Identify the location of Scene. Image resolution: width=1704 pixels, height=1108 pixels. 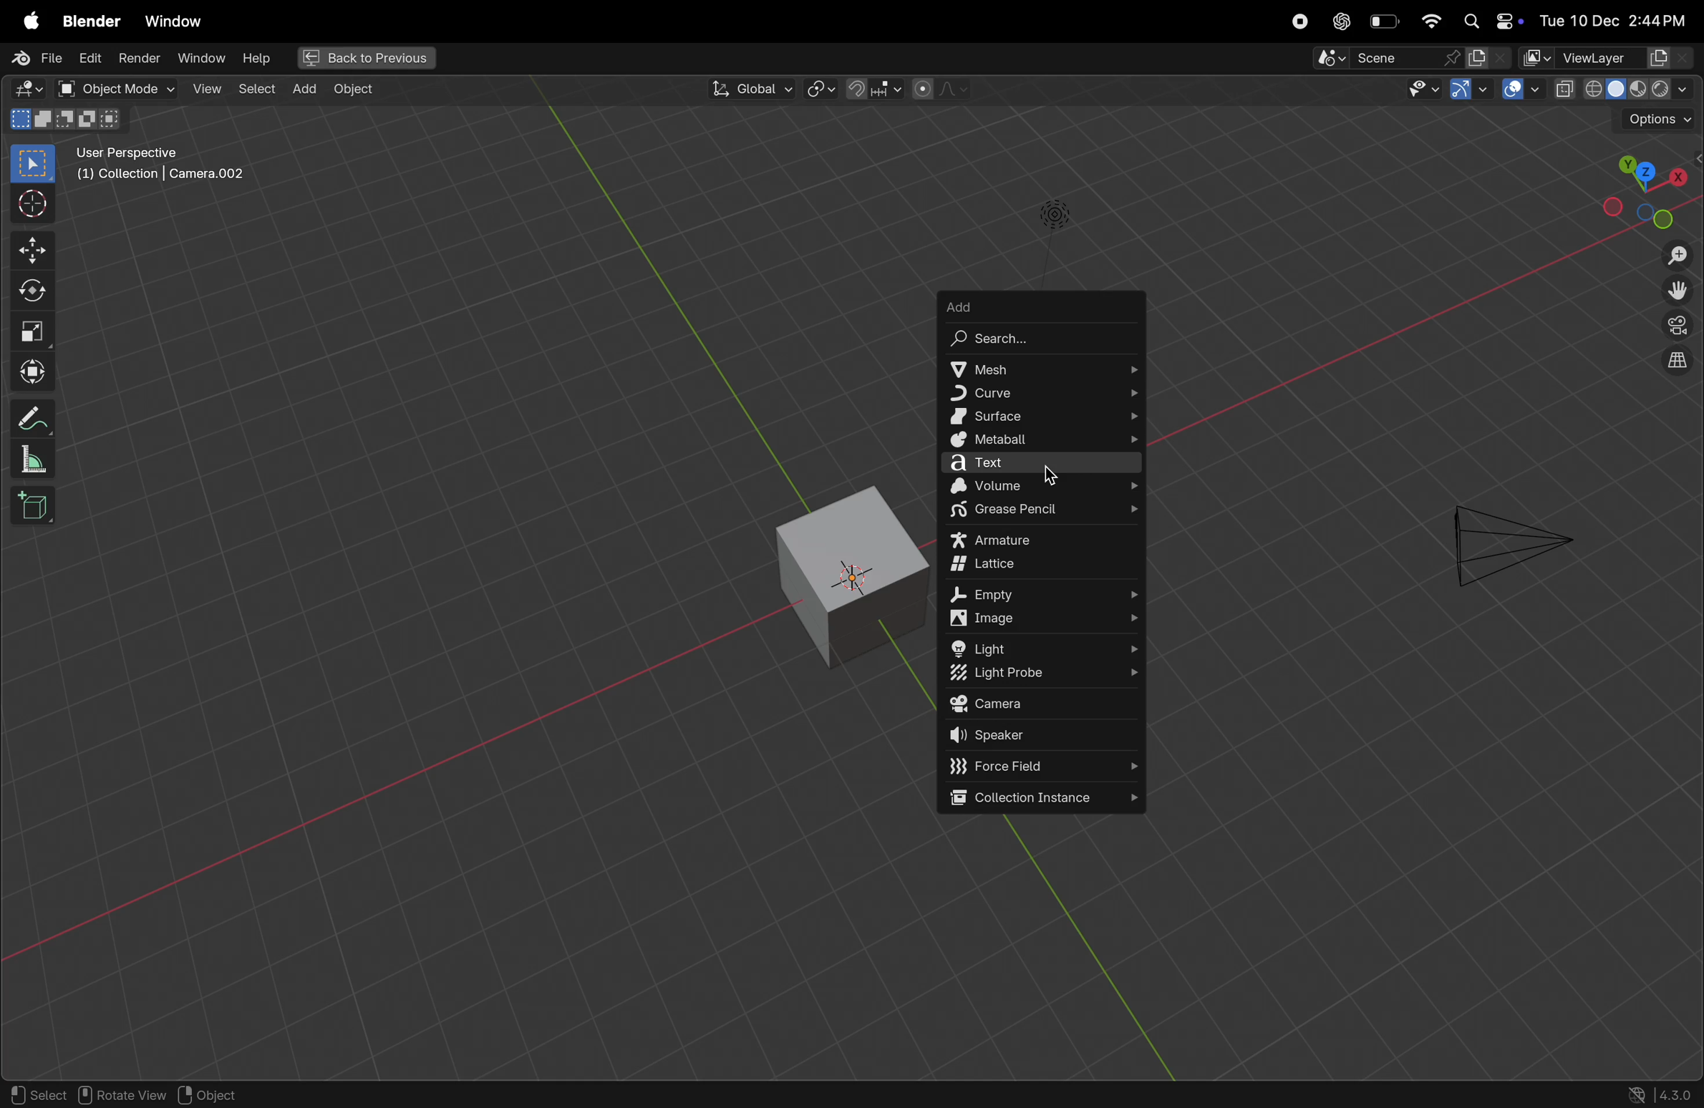
(1376, 60).